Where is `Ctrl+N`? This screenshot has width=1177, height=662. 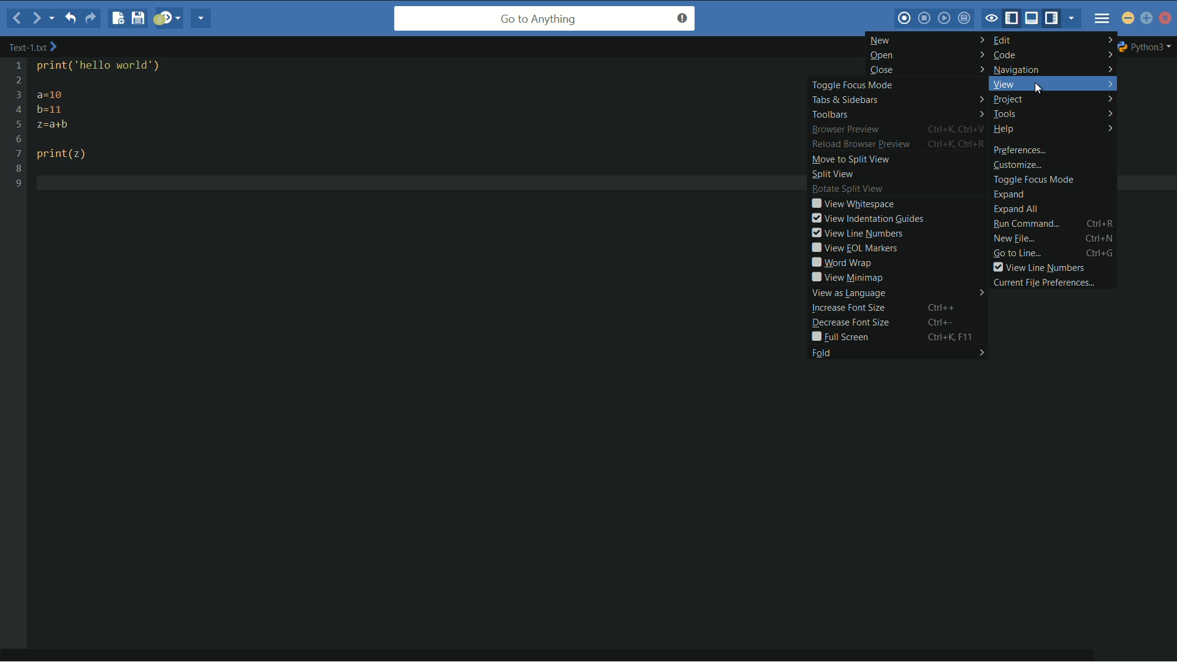 Ctrl+N is located at coordinates (1102, 238).